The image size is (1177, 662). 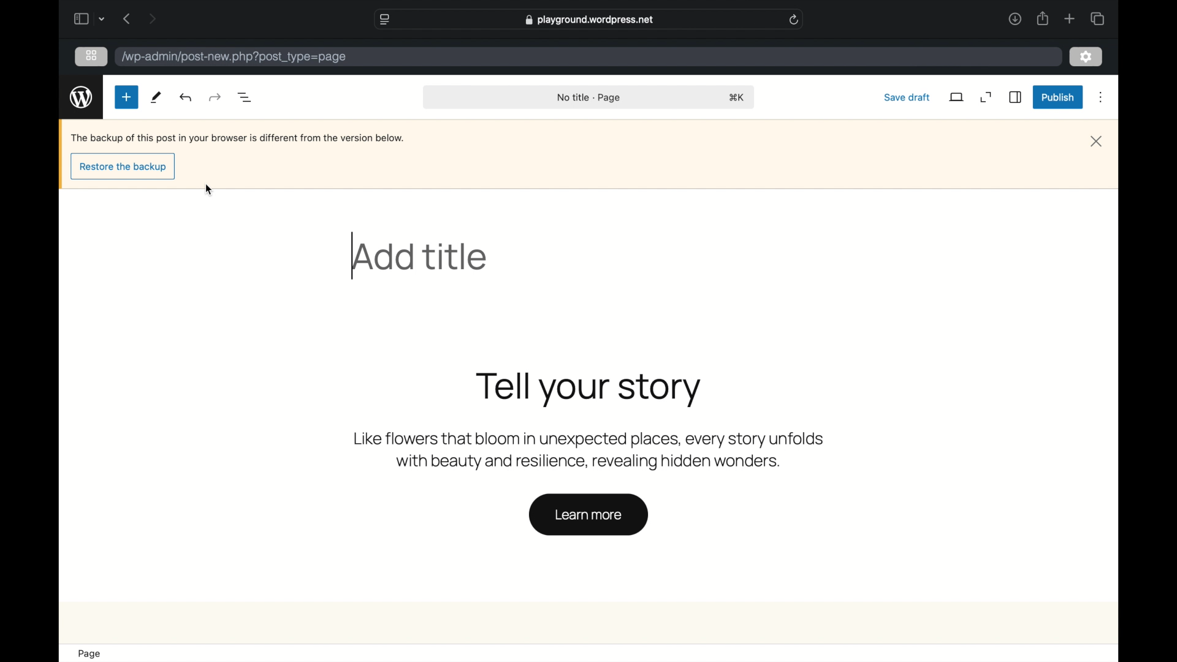 I want to click on publish, so click(x=1057, y=97).